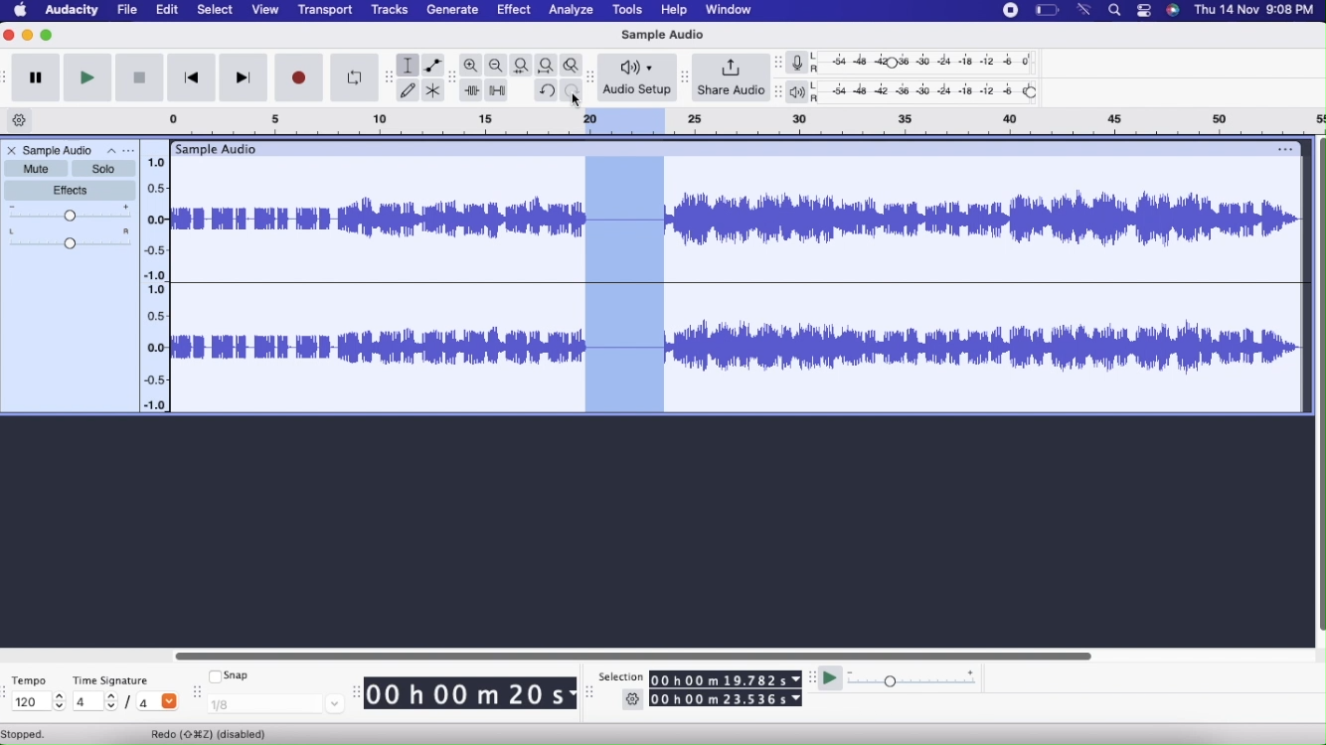 The height and width of the screenshot is (745, 1326). Describe the element at coordinates (633, 699) in the screenshot. I see `Settings` at that location.